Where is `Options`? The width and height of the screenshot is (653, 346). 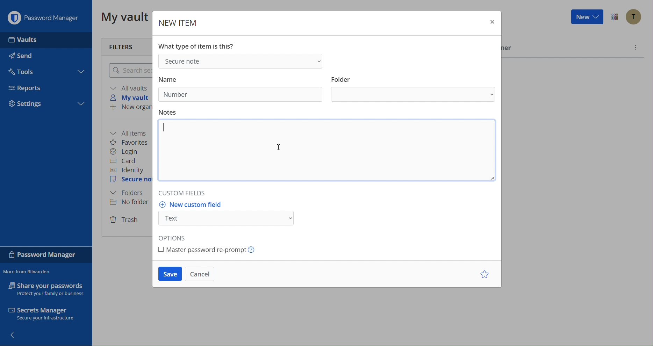
Options is located at coordinates (614, 17).